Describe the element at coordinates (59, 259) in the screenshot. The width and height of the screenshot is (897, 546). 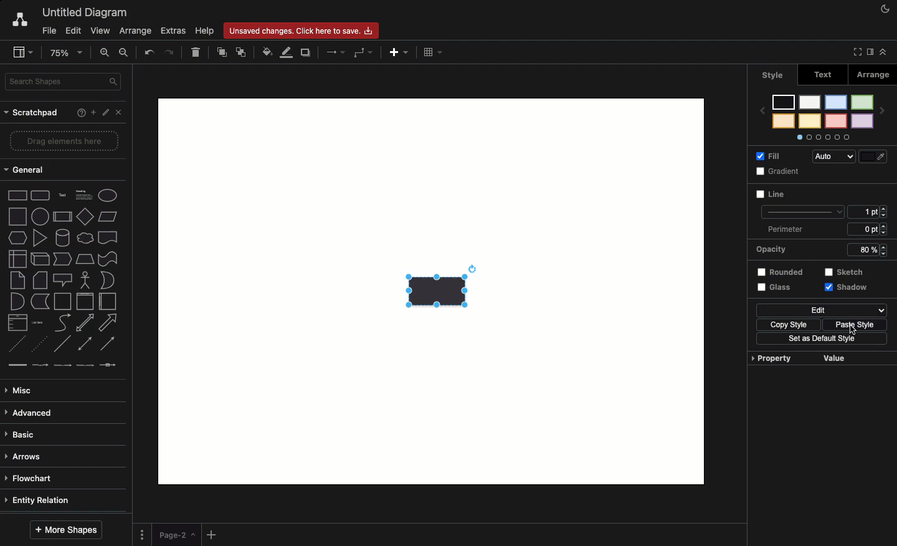
I see `step` at that location.